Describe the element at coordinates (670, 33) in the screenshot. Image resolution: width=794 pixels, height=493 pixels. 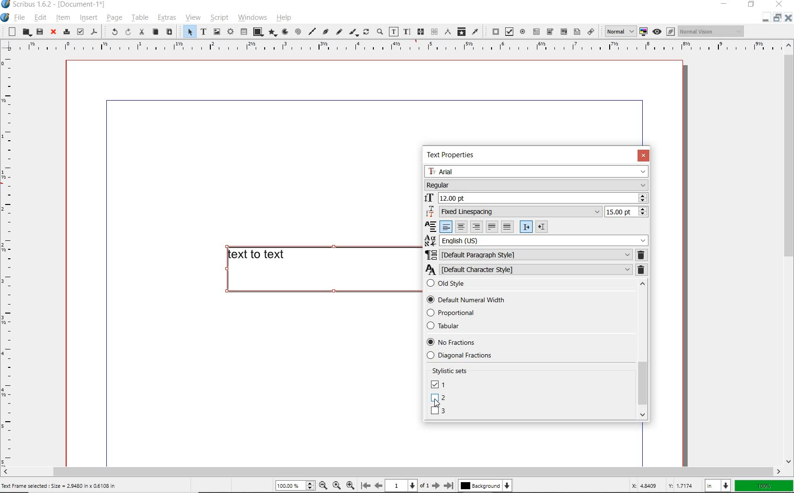
I see `Edit in preview mode` at that location.